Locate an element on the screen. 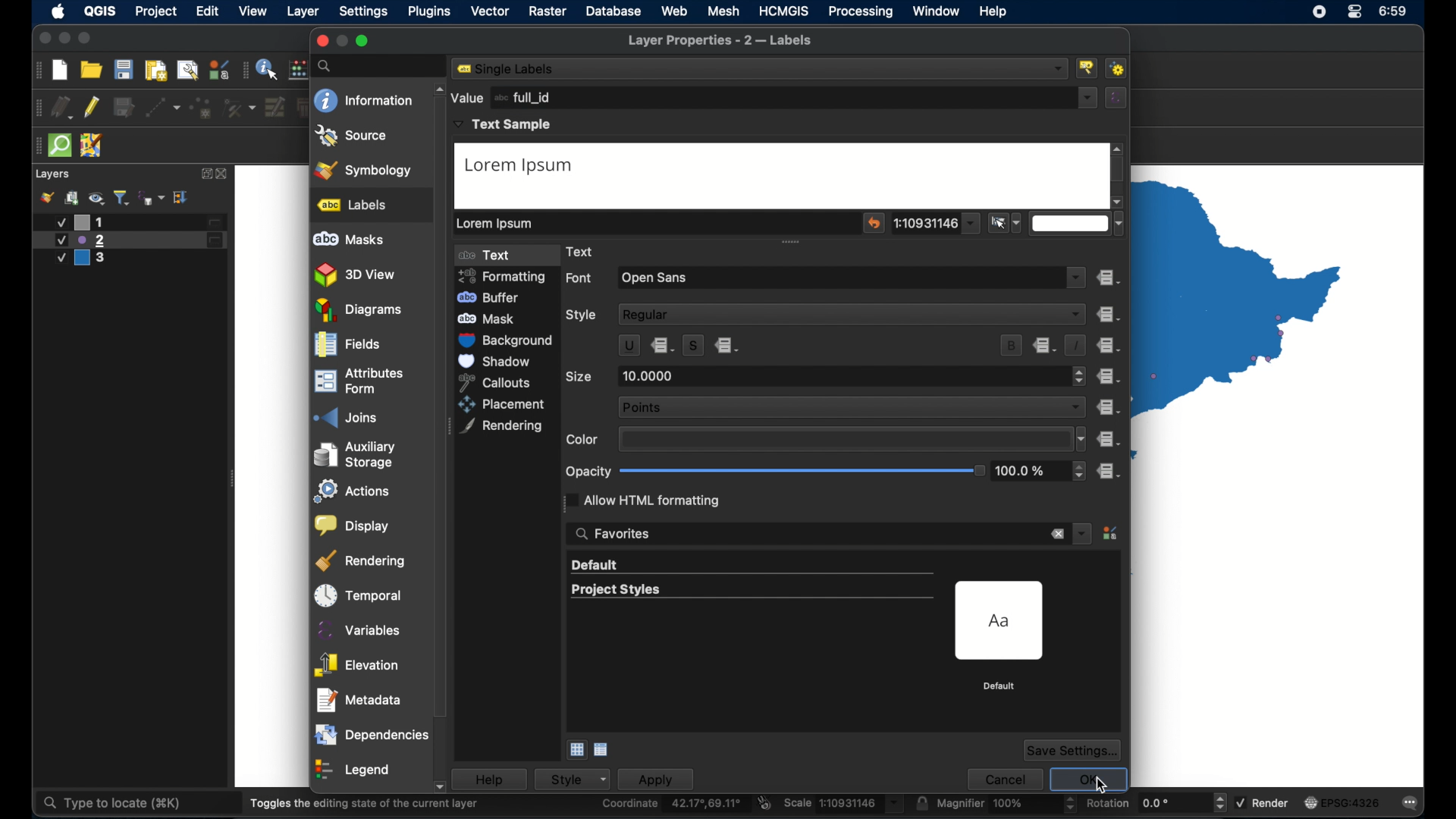  vertex tool is located at coordinates (240, 108).